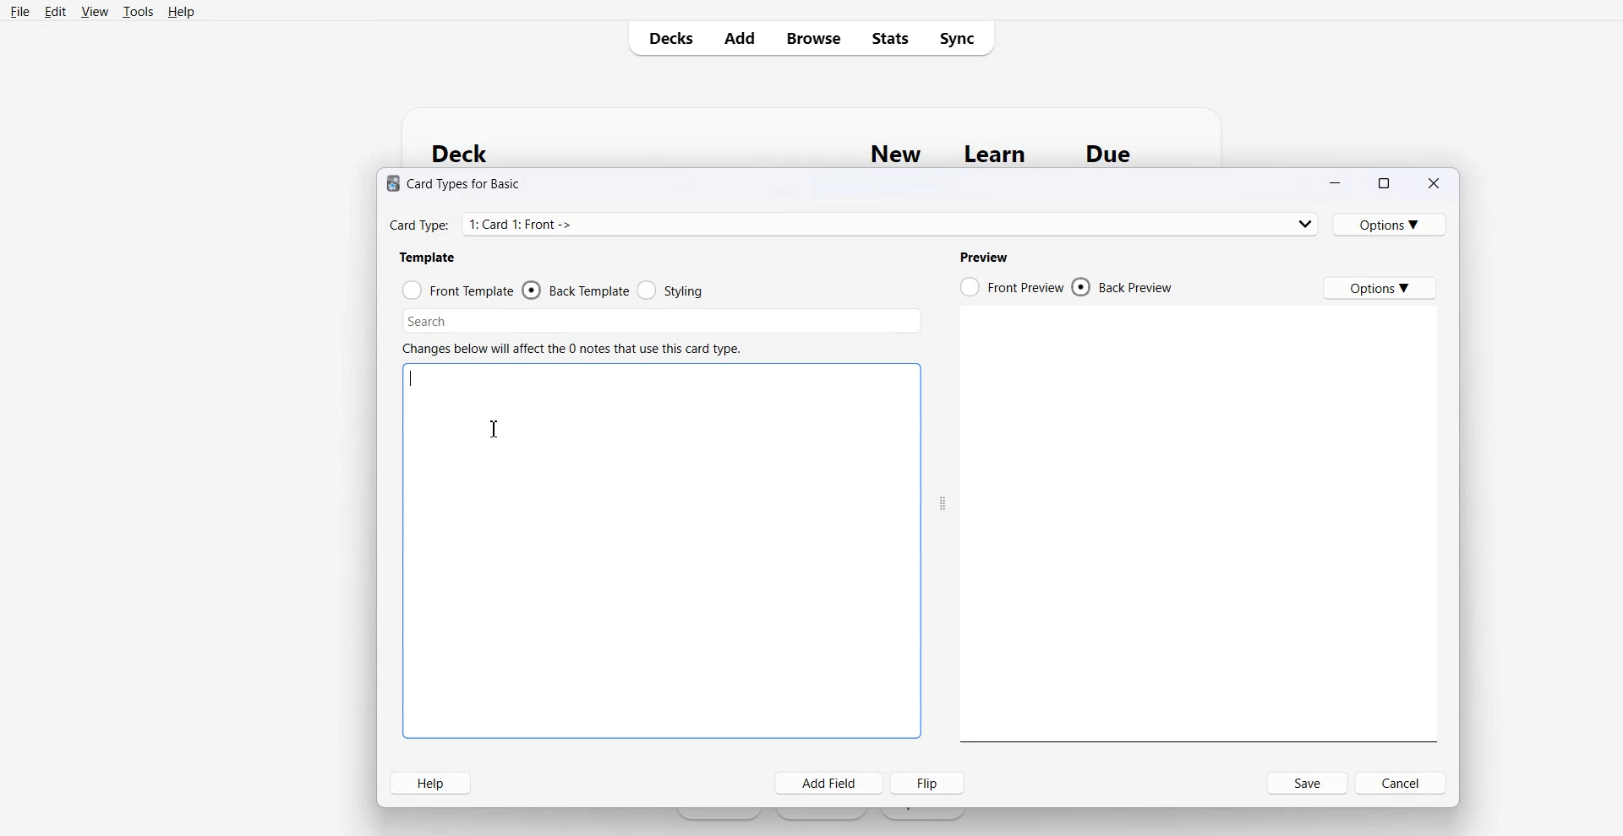 Image resolution: width=1623 pixels, height=836 pixels. What do you see at coordinates (1400, 783) in the screenshot?
I see `Cancel` at bounding box center [1400, 783].